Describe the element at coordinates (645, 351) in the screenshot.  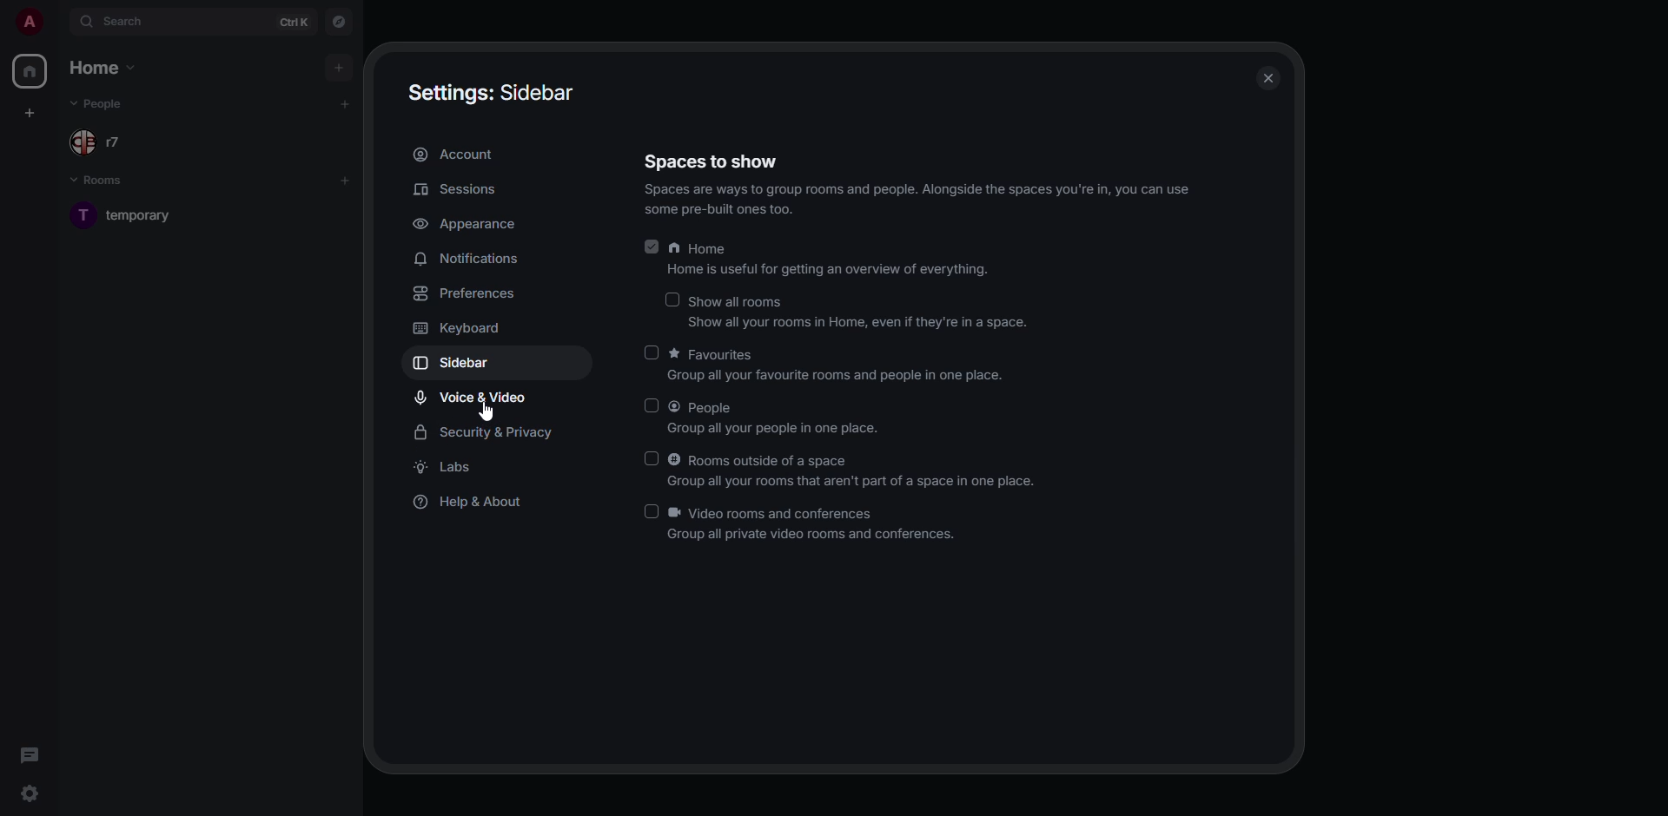
I see `click to enable` at that location.